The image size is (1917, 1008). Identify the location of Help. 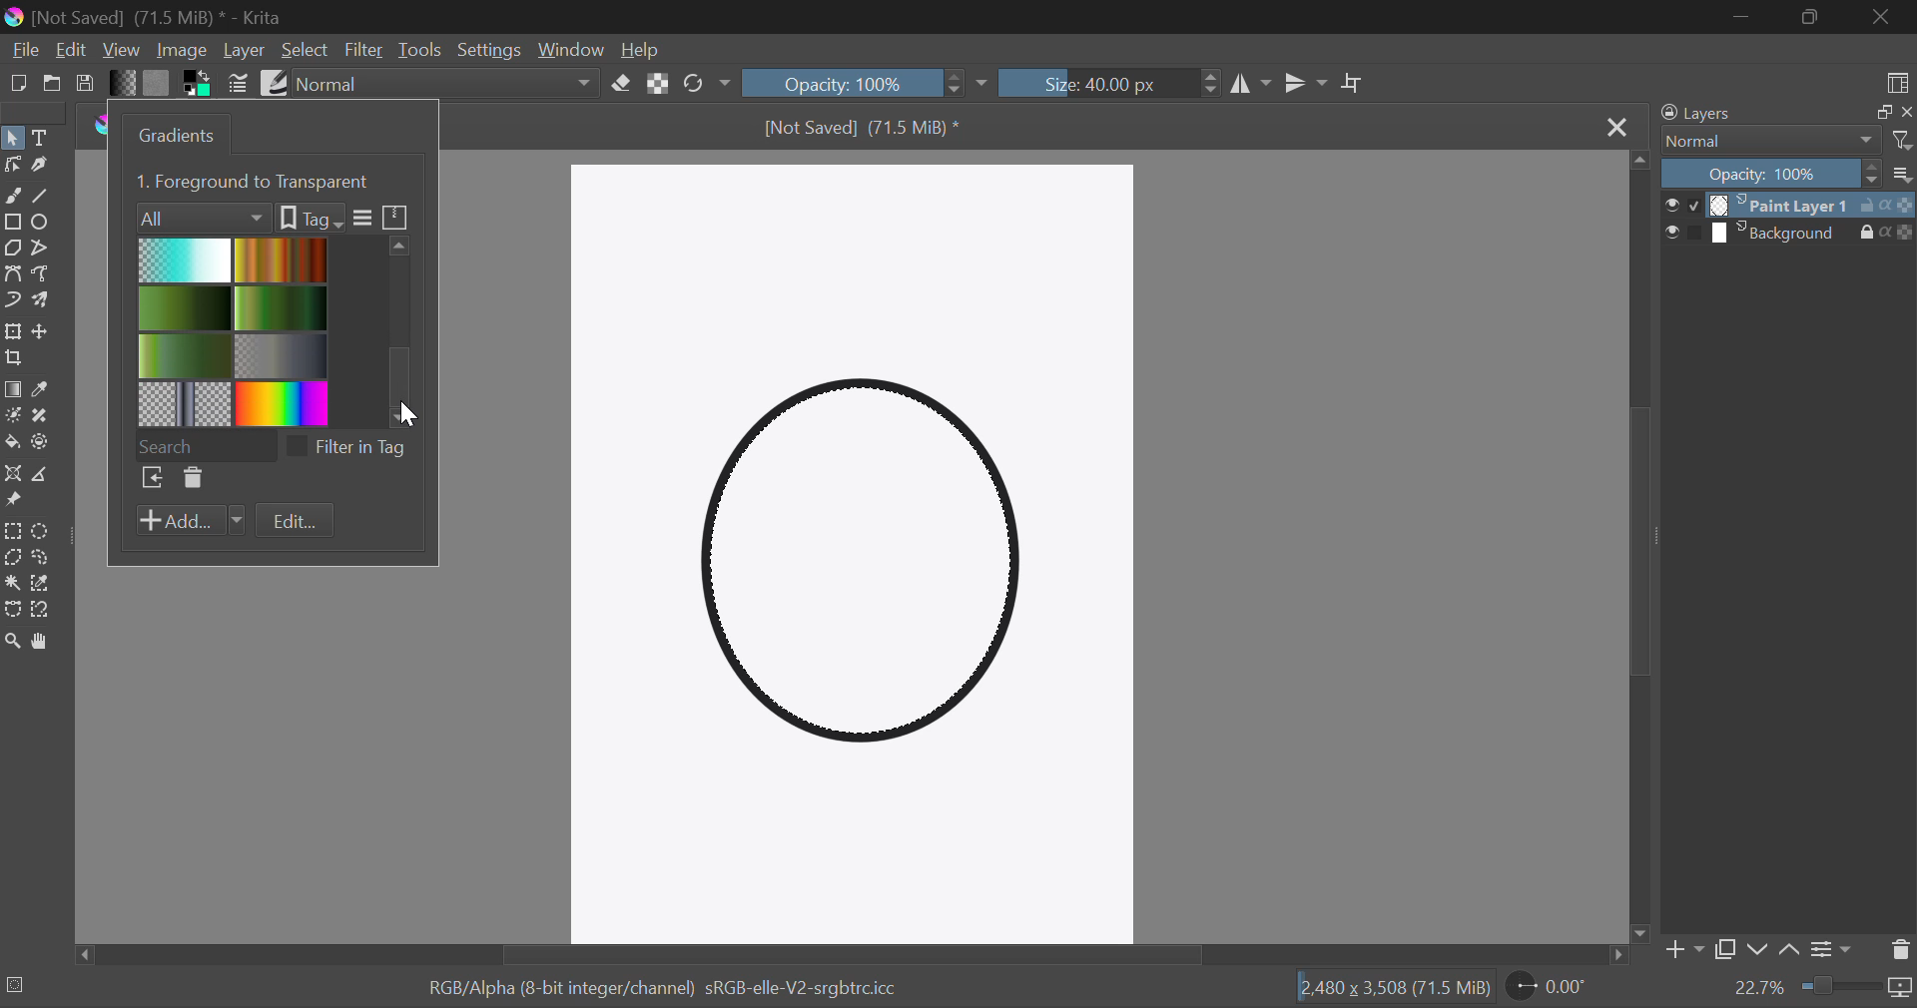
(645, 50).